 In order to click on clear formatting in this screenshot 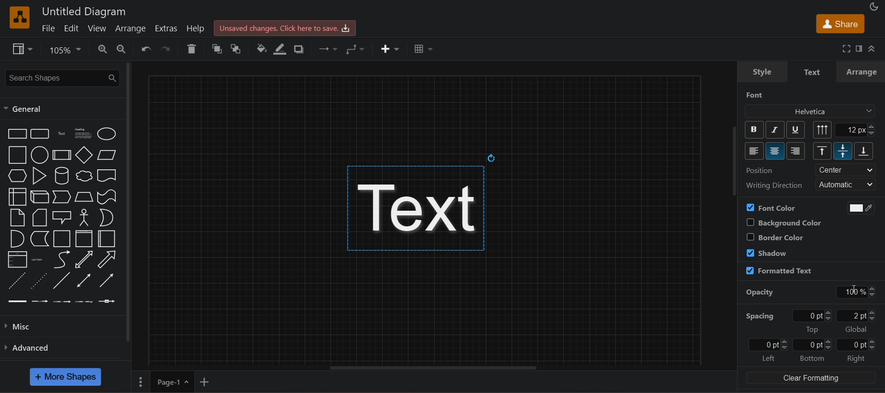, I will do `click(811, 378)`.